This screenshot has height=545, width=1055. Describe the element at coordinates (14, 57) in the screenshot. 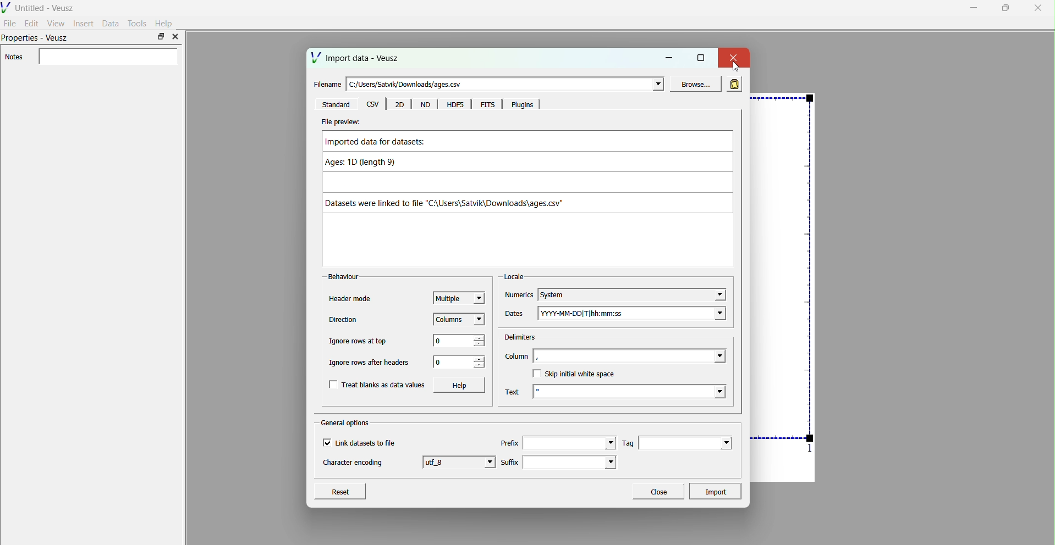

I see `Notes` at that location.